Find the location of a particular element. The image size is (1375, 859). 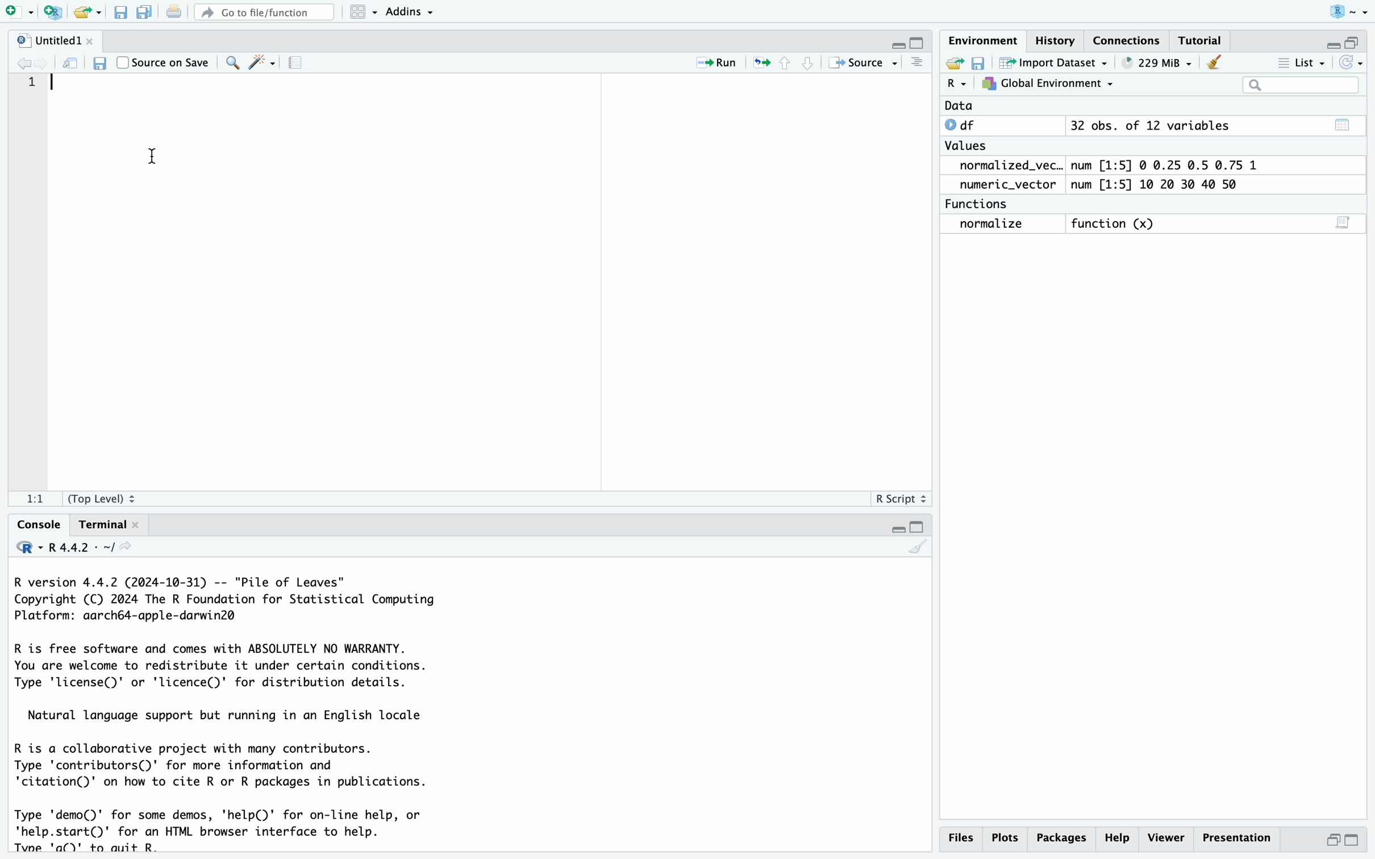

Presentation is located at coordinates (1239, 838).